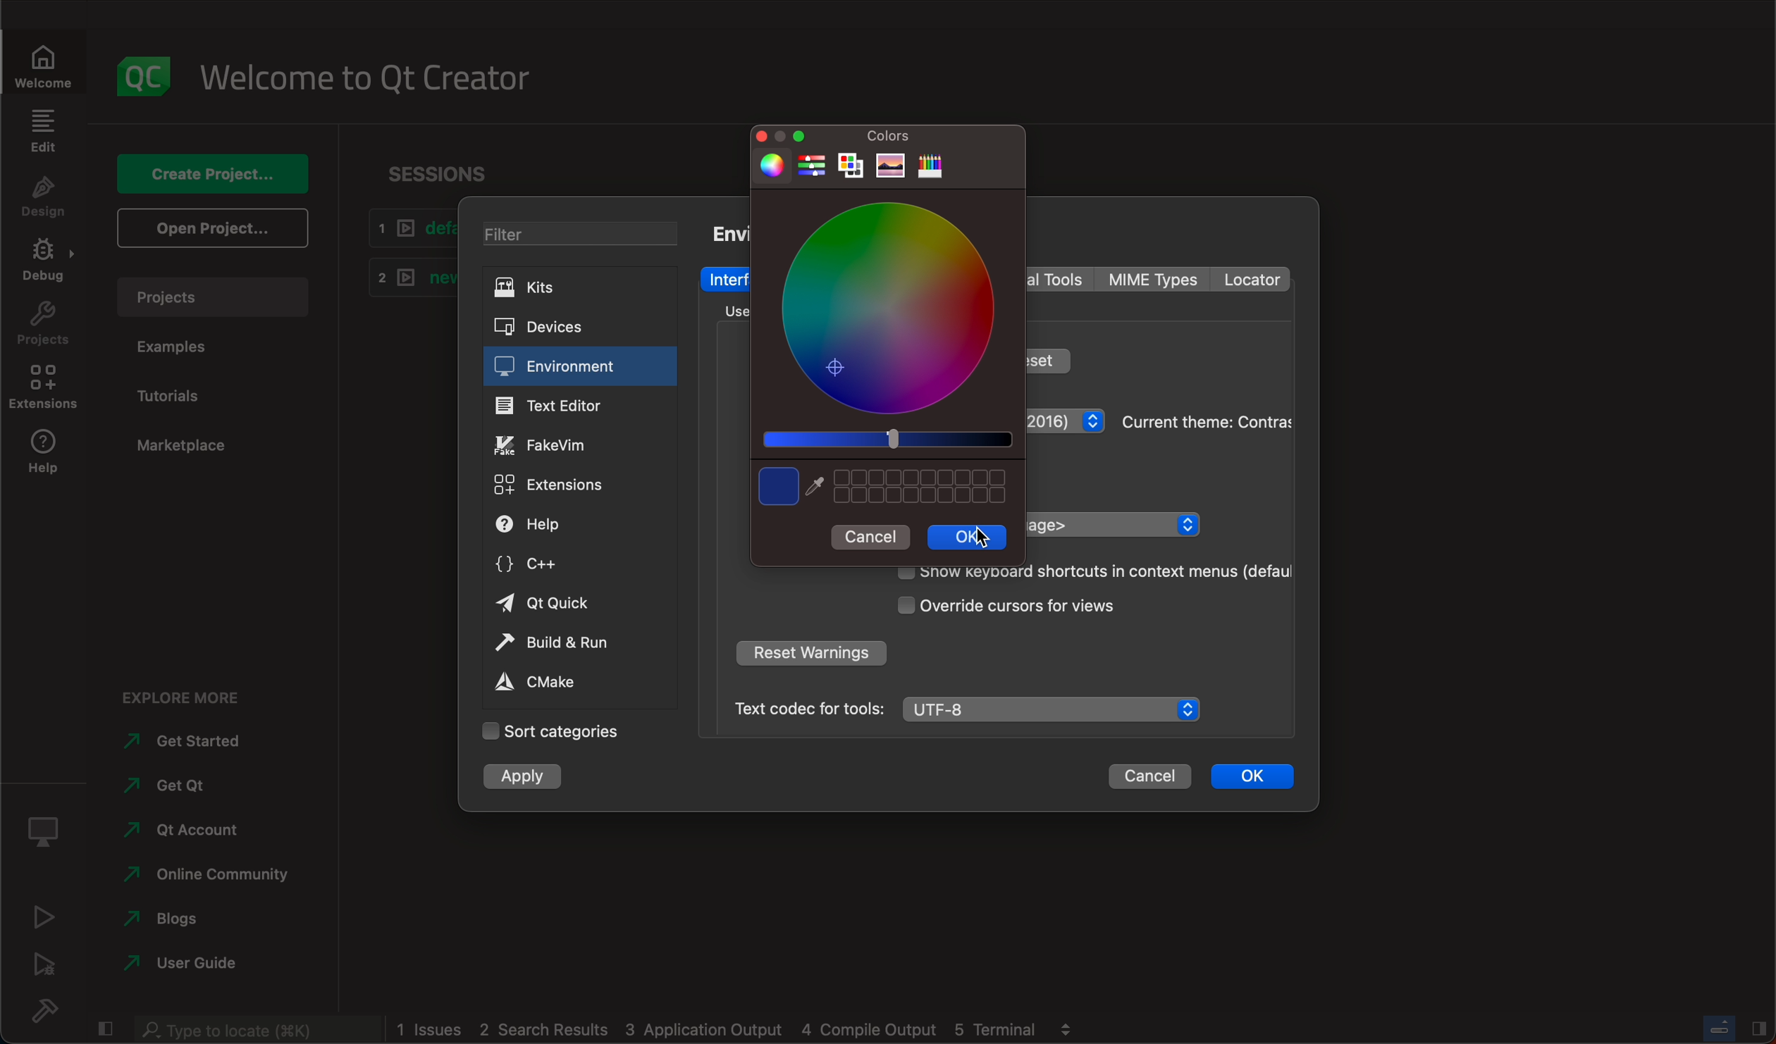 Image resolution: width=1776 pixels, height=1044 pixels. I want to click on shade, so click(885, 439).